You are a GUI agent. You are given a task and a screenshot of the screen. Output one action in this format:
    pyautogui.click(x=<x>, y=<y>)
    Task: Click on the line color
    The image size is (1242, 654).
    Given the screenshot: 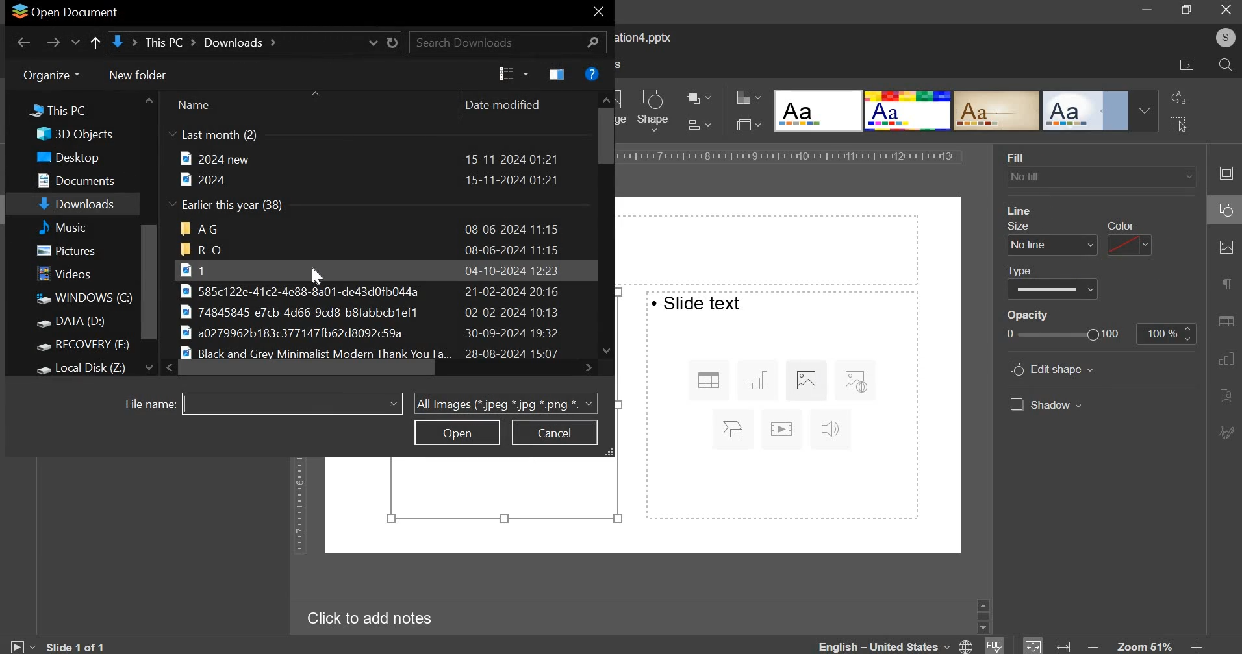 What is the action you would take?
    pyautogui.click(x=1128, y=245)
    